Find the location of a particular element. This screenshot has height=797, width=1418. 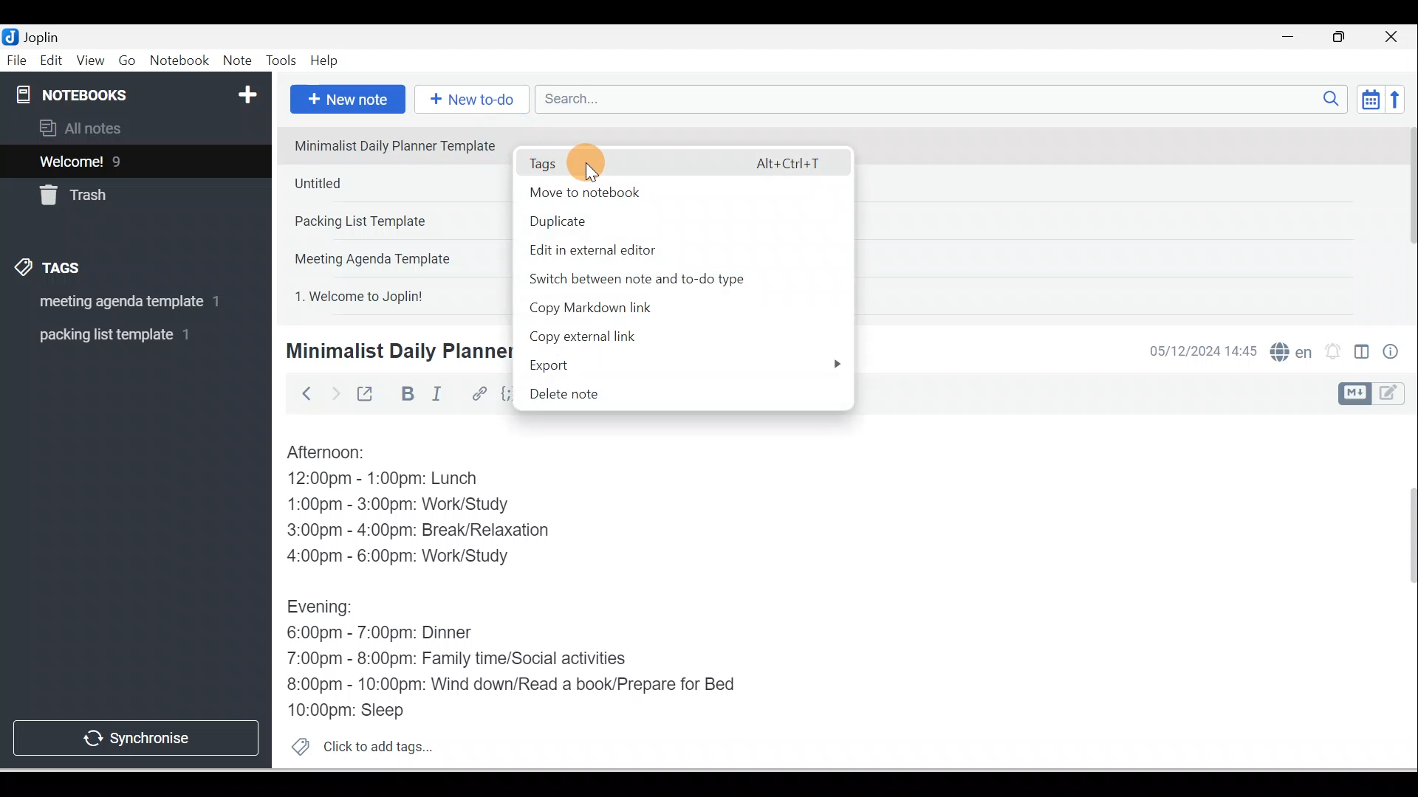

Scroll bar is located at coordinates (1406, 218).